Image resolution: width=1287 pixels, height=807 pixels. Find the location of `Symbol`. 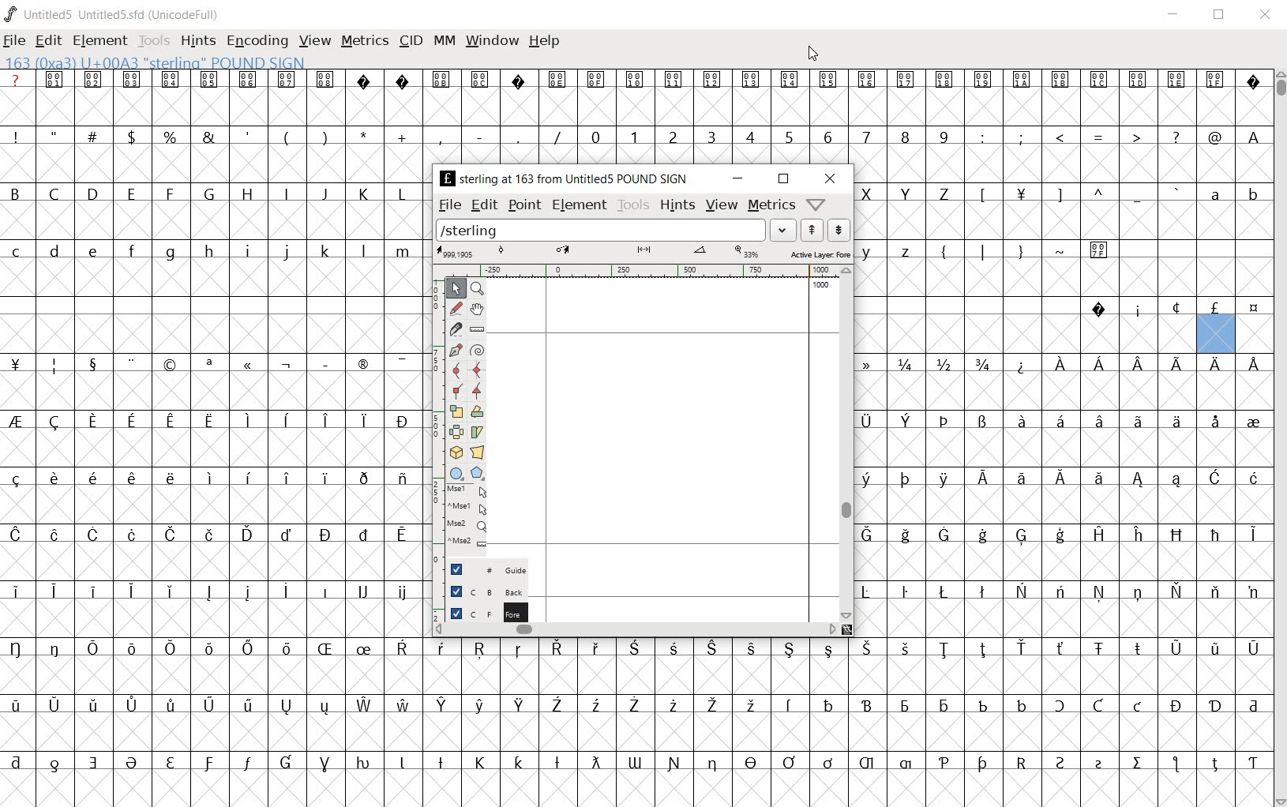

Symbol is located at coordinates (168, 706).